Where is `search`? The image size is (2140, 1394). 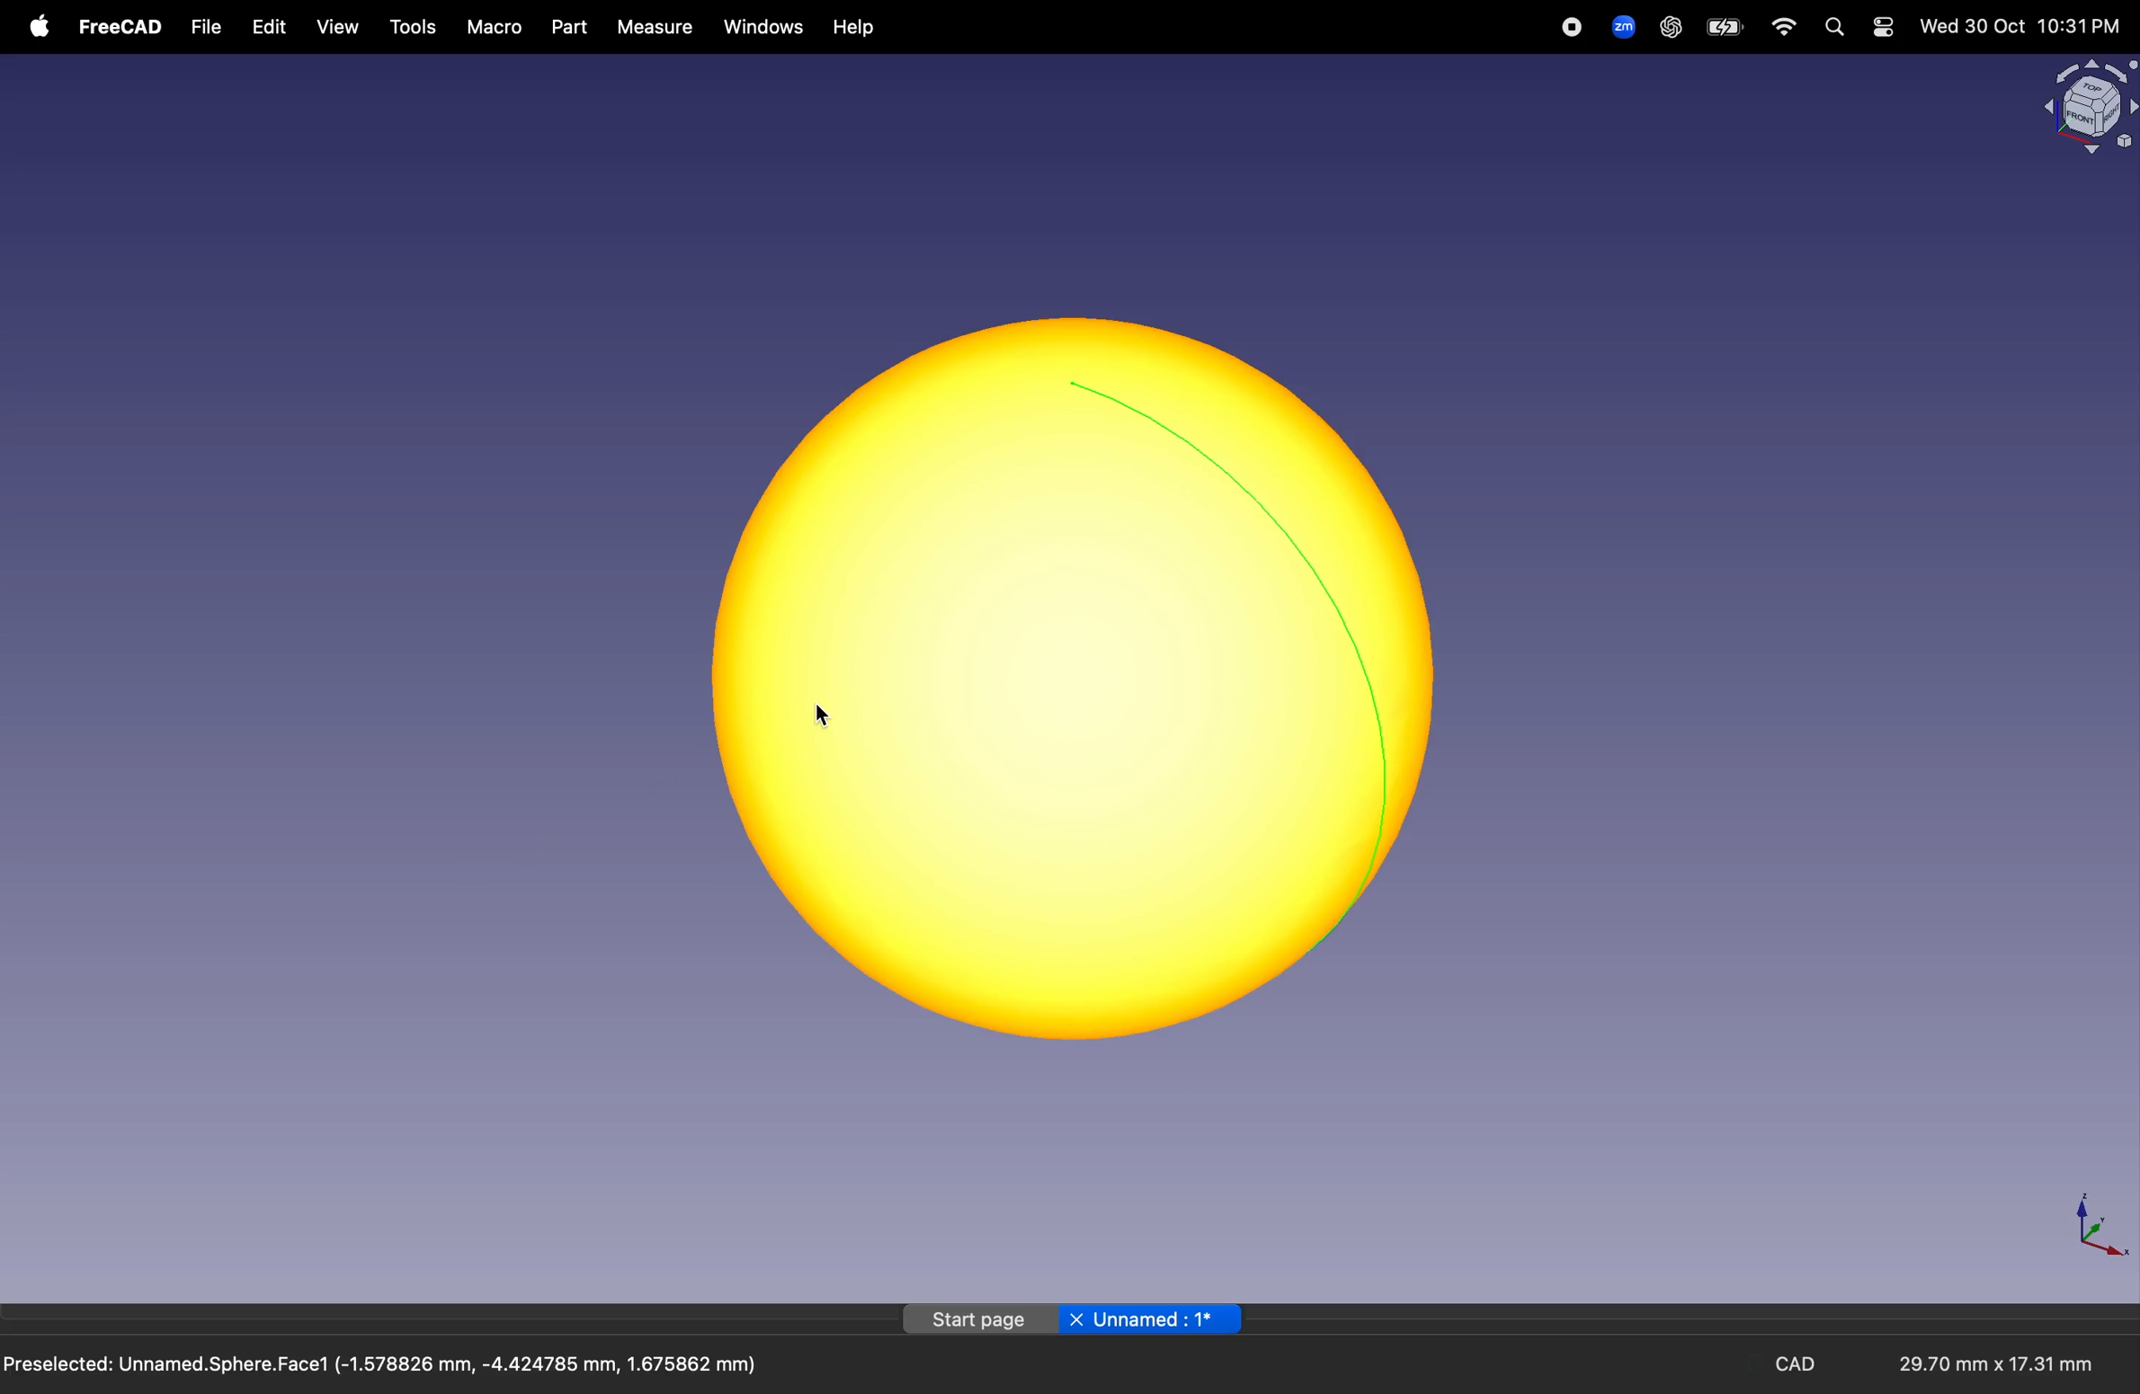
search is located at coordinates (1832, 27).